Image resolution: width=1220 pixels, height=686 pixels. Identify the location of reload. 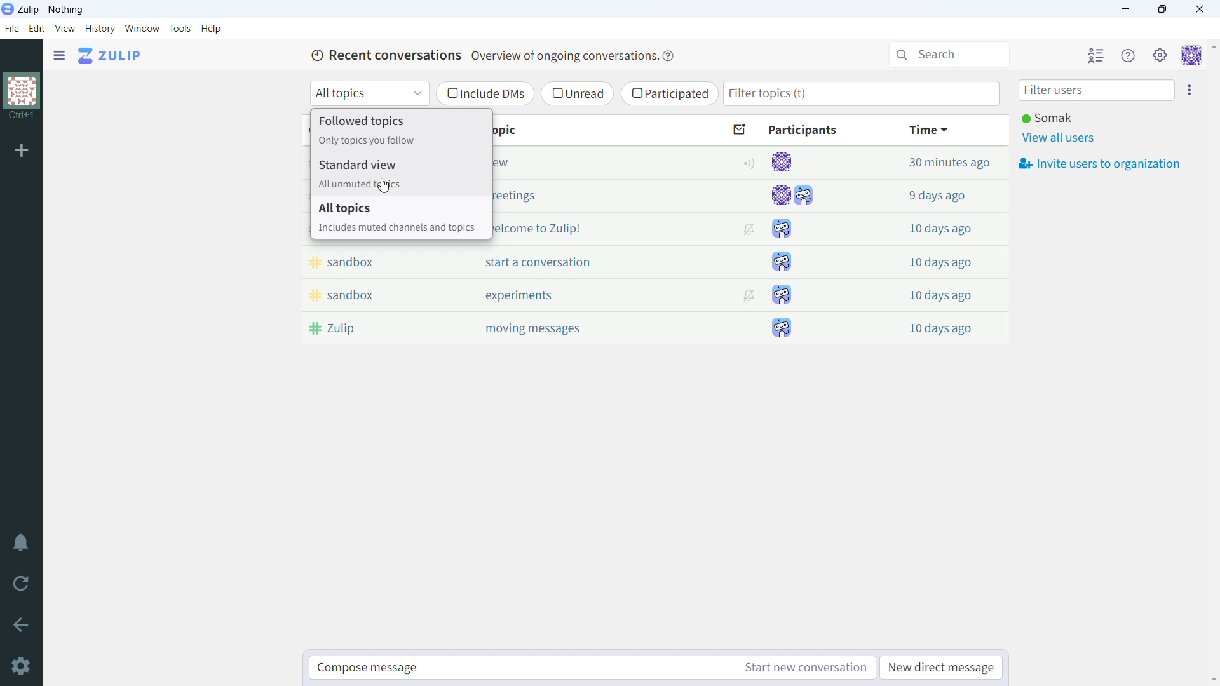
(22, 584).